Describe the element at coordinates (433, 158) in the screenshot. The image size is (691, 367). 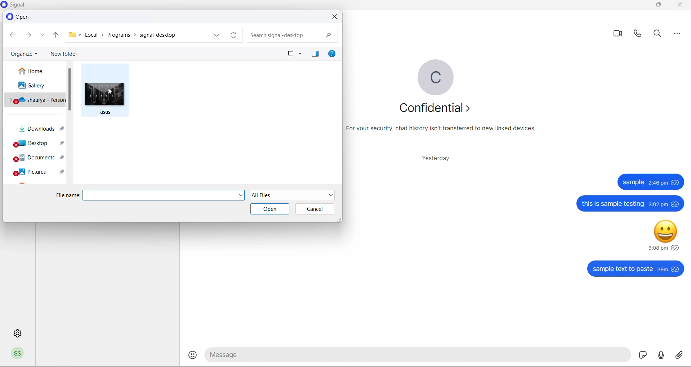
I see `yesterday ` at that location.